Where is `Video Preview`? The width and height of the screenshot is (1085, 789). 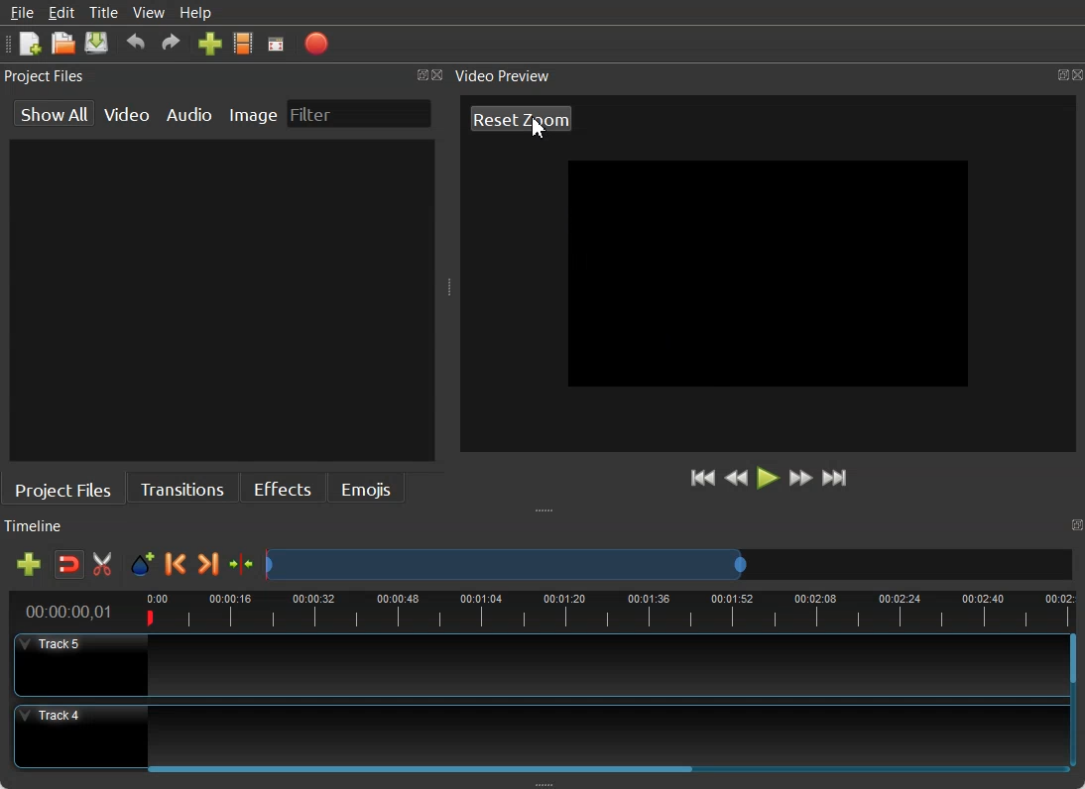 Video Preview is located at coordinates (504, 75).